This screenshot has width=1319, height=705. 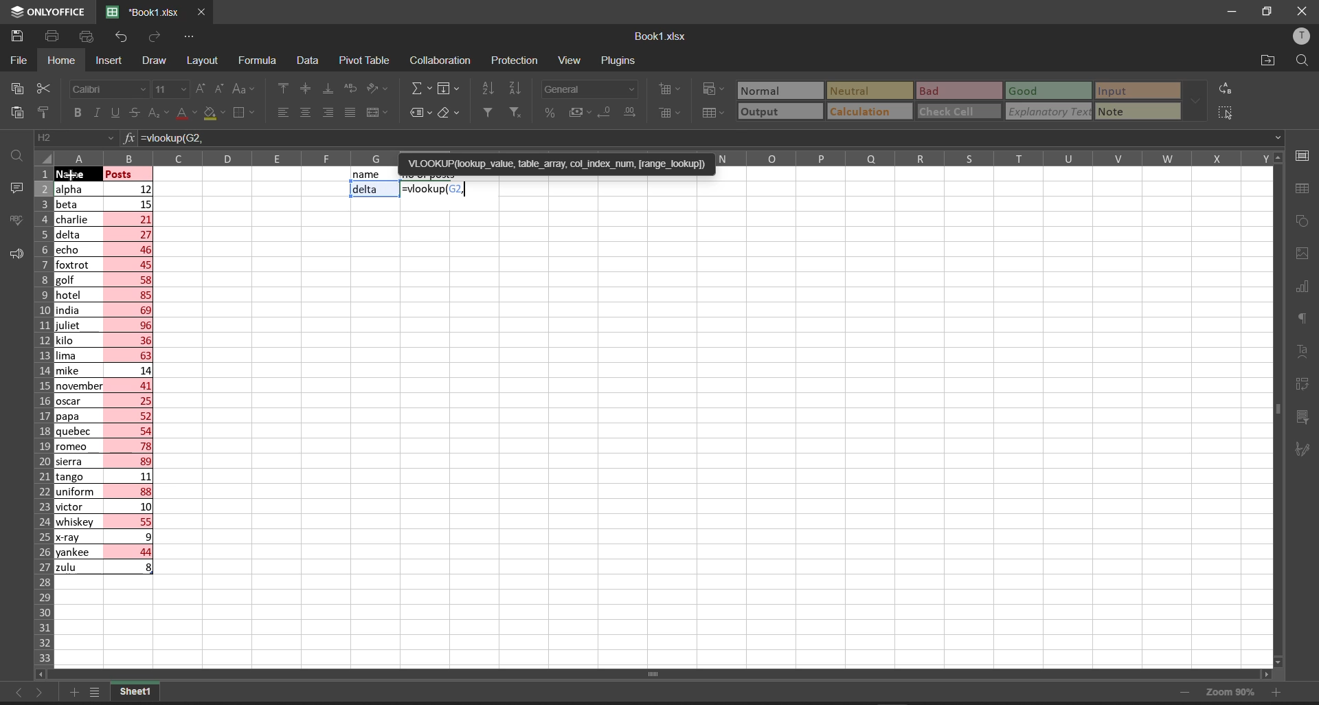 I want to click on slicer settings, so click(x=1309, y=414).